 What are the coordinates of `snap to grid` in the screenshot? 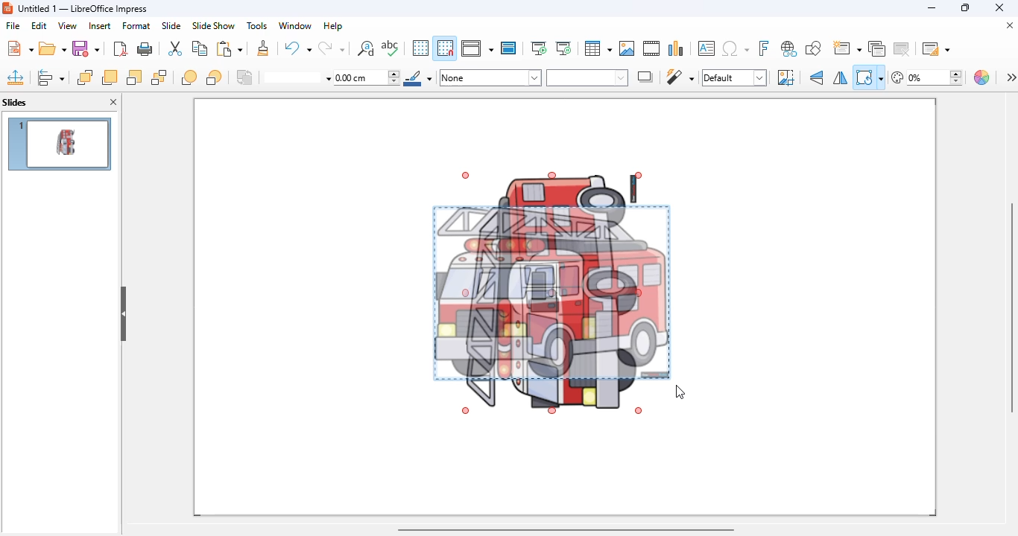 It's located at (446, 48).